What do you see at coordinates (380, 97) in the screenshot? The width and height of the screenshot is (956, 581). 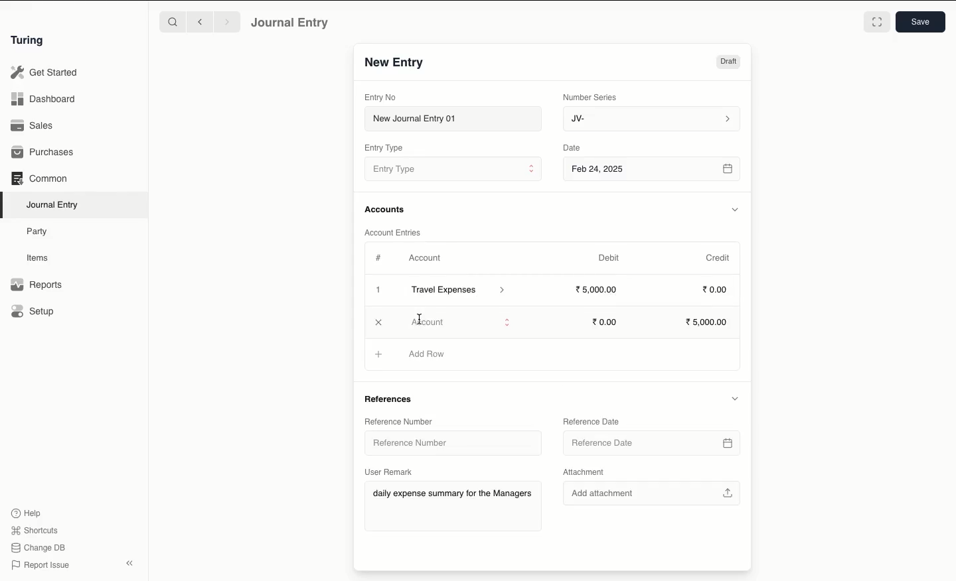 I see `Entry No` at bounding box center [380, 97].